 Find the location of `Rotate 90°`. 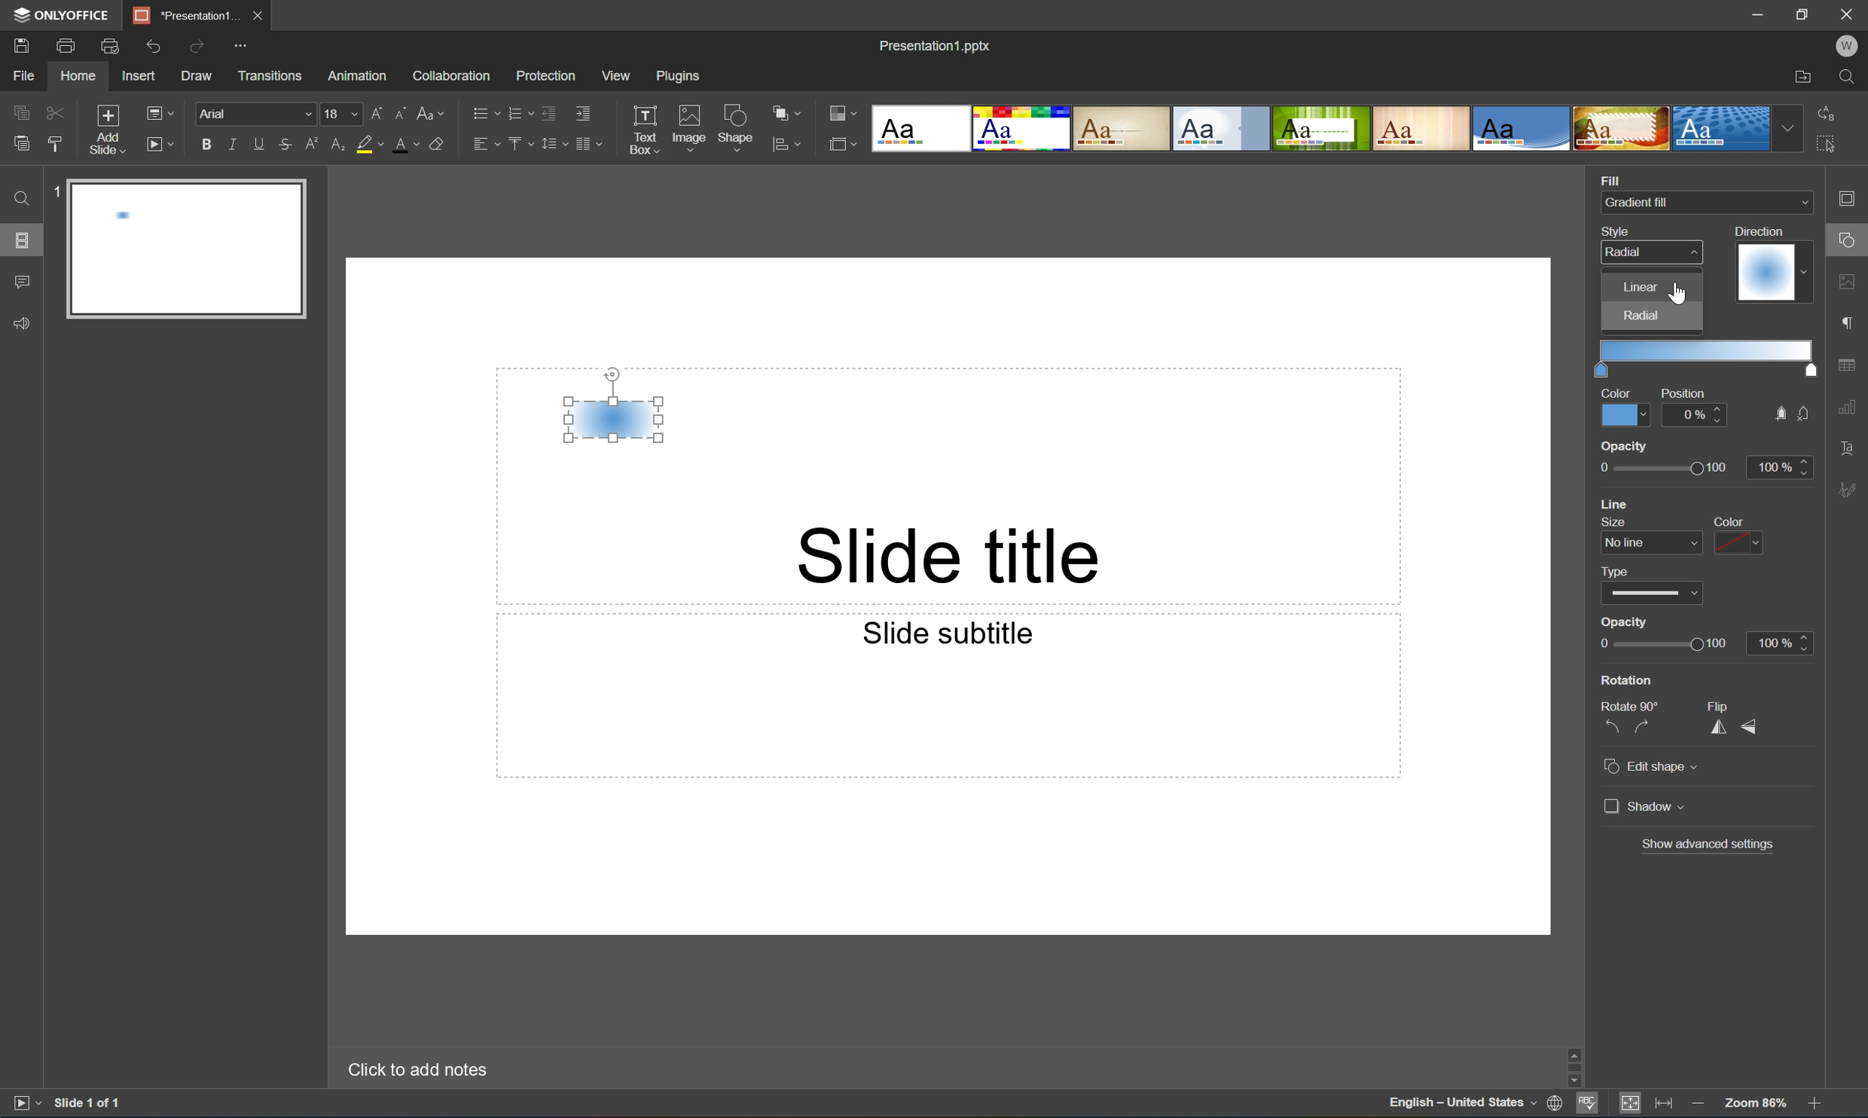

Rotate 90° is located at coordinates (1631, 704).